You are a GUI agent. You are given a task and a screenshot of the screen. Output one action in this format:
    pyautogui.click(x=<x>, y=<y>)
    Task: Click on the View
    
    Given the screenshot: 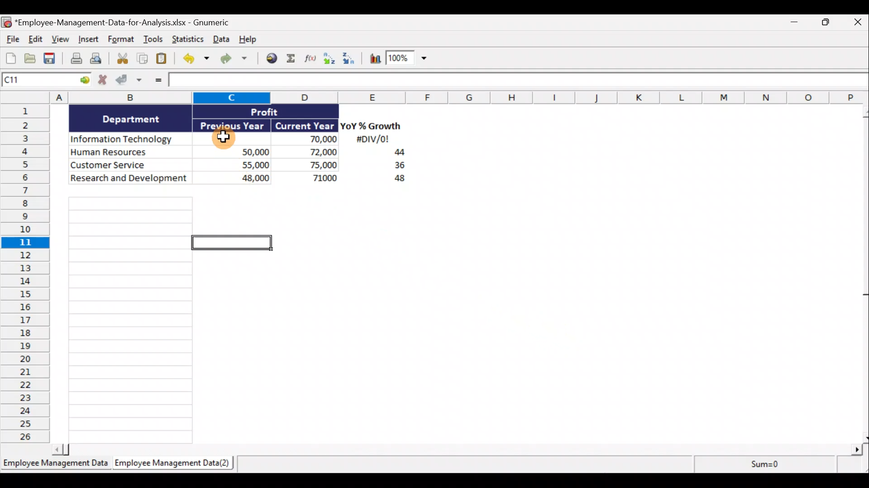 What is the action you would take?
    pyautogui.click(x=62, y=40)
    